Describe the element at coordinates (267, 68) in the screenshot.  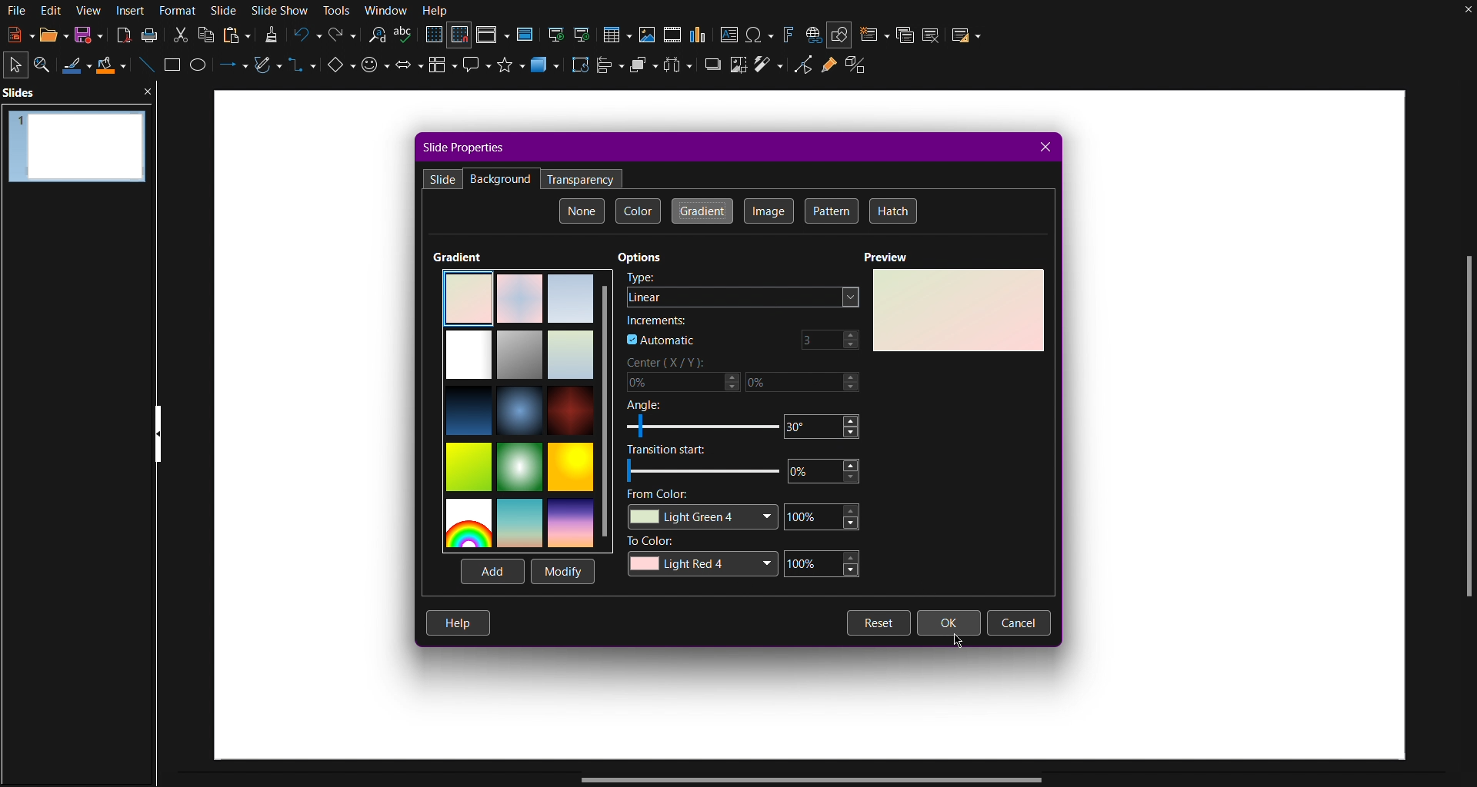
I see `Vectors` at that location.